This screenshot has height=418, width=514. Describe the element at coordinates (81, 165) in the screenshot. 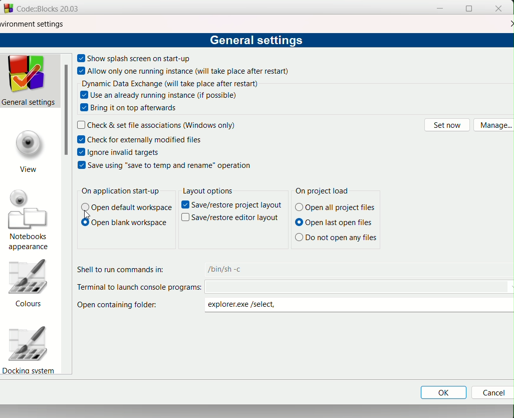

I see `checkbox` at that location.